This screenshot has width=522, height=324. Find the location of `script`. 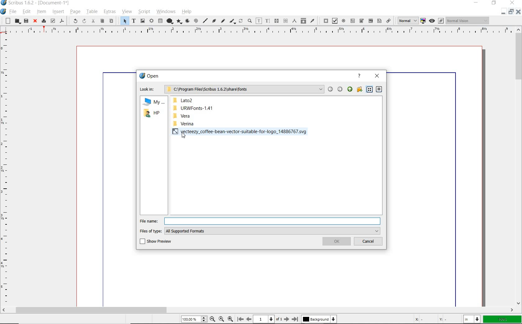

script is located at coordinates (144, 12).